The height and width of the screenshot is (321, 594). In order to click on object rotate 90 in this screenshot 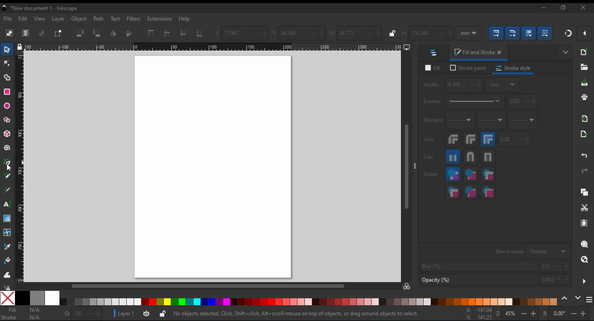, I will do `click(97, 33)`.